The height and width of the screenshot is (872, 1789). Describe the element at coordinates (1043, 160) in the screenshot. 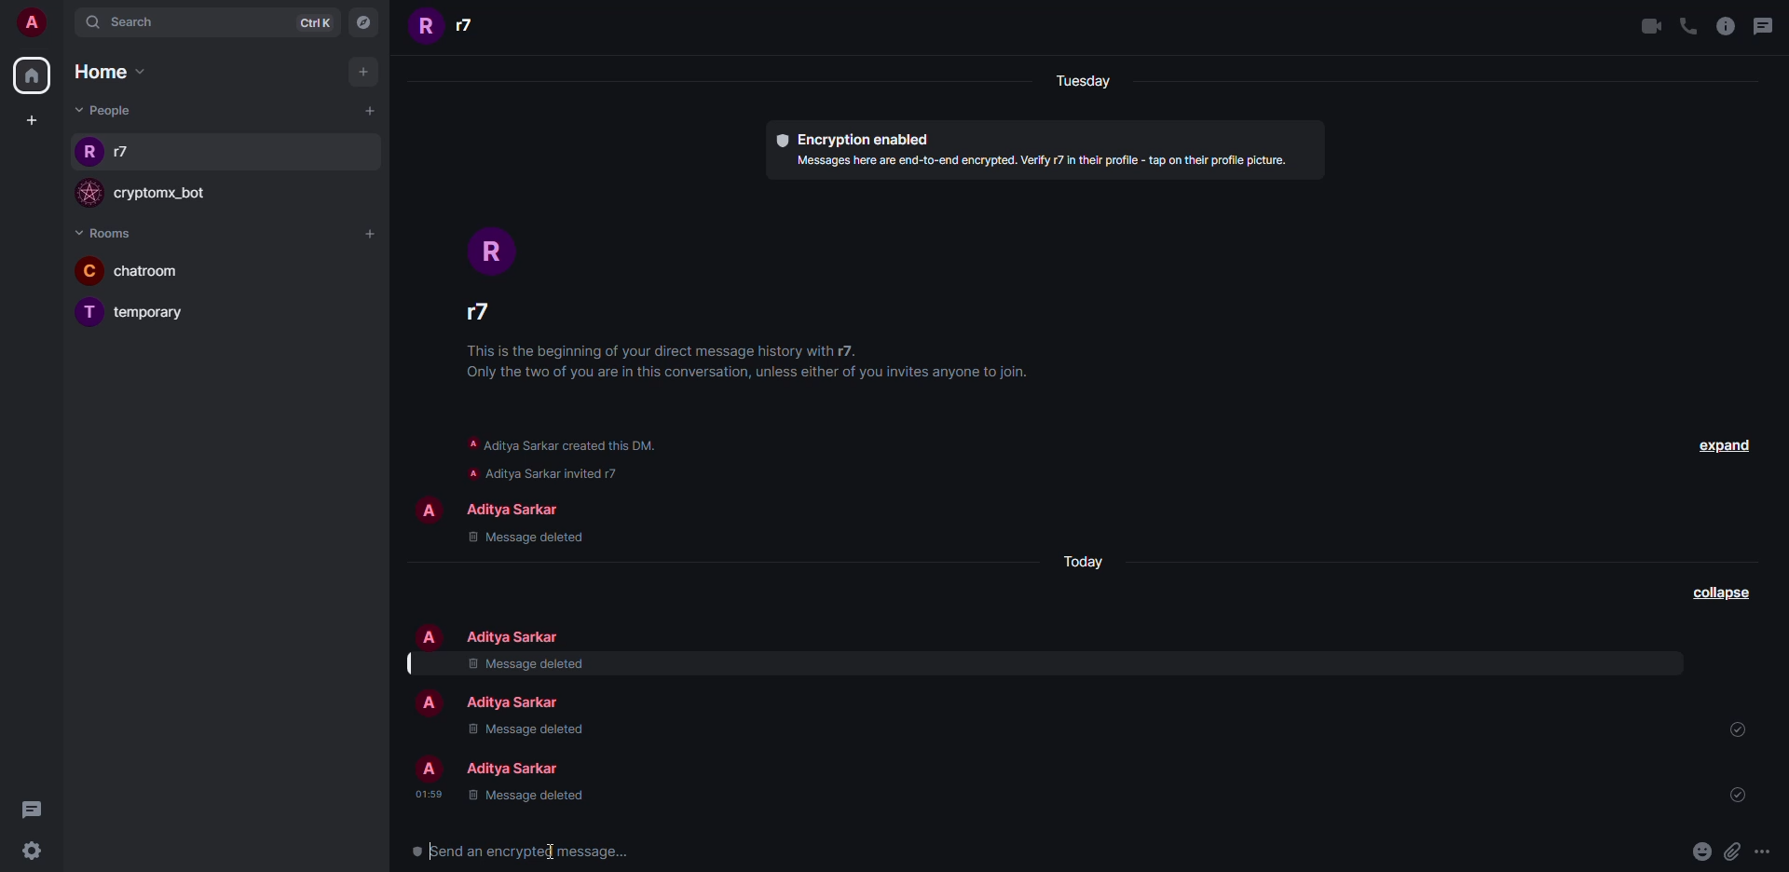

I see `info` at that location.